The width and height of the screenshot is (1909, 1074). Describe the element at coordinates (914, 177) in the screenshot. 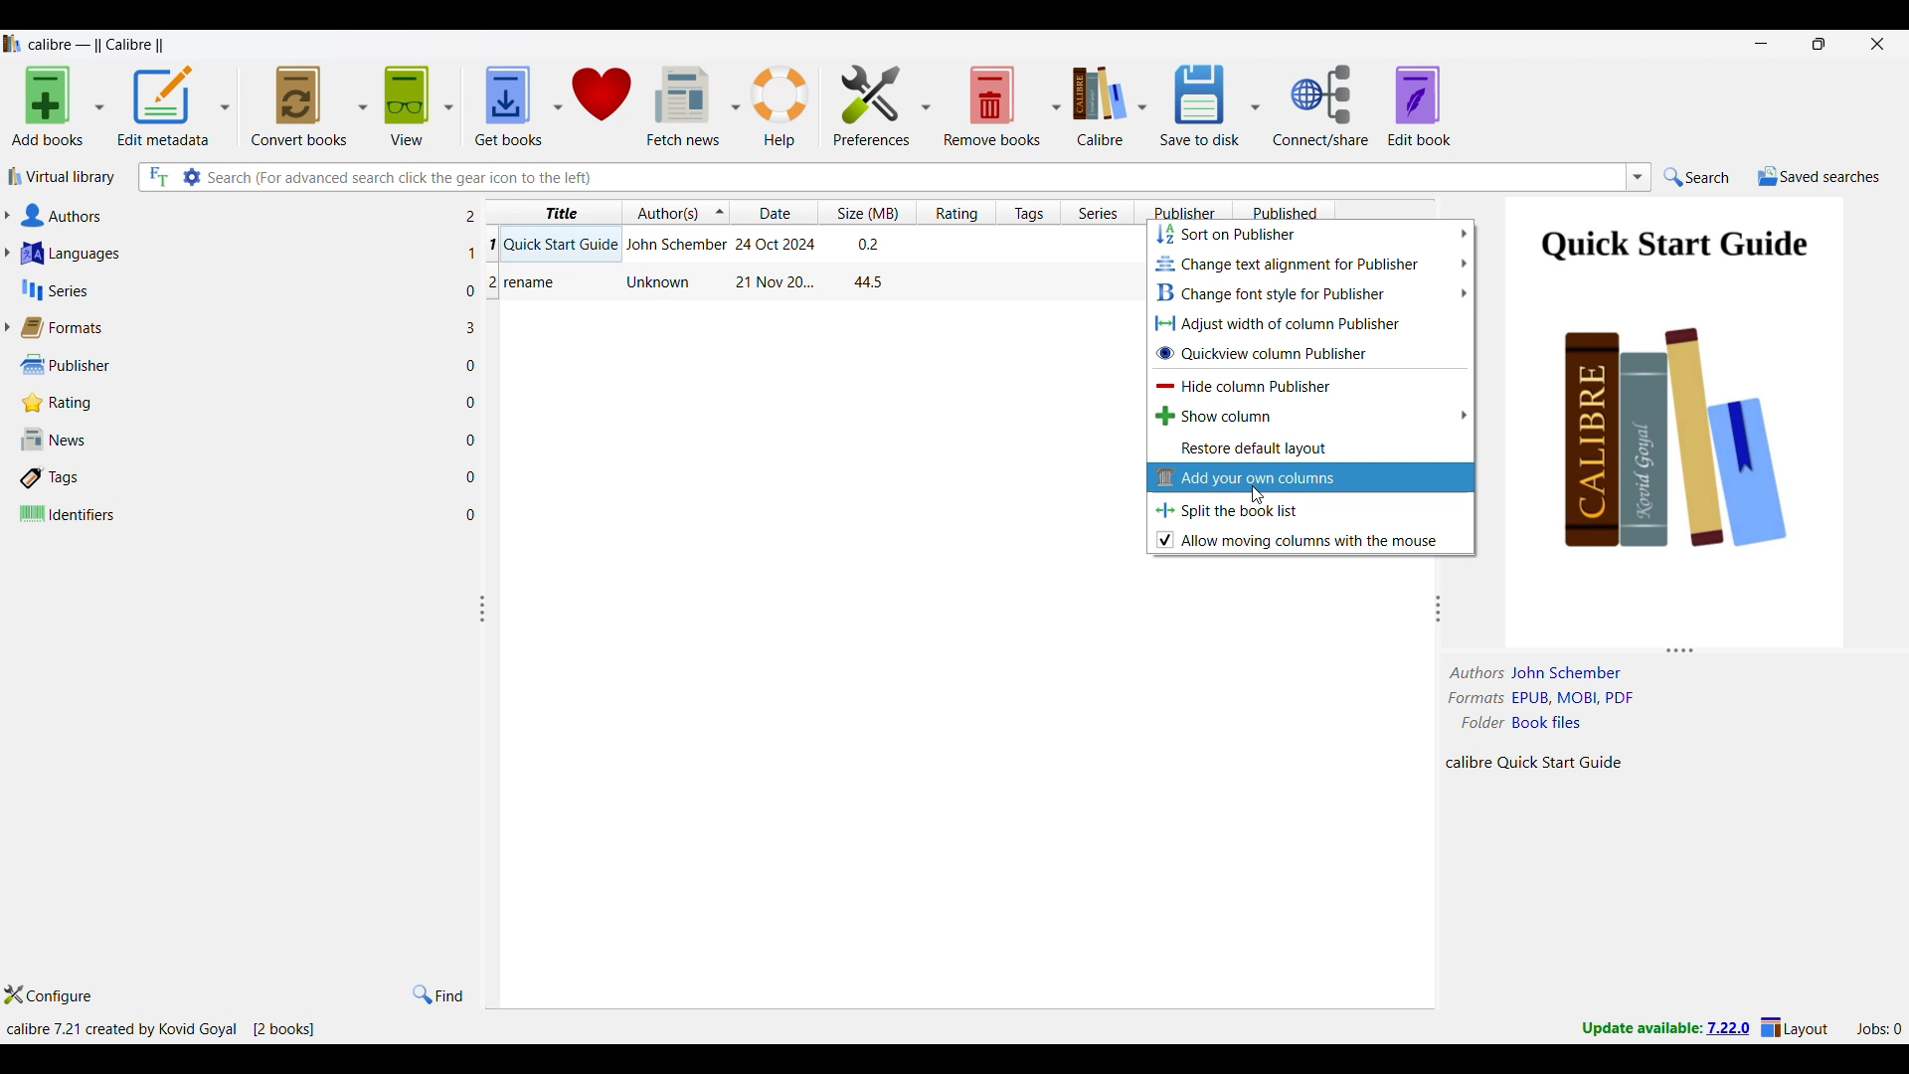

I see `Input search here` at that location.